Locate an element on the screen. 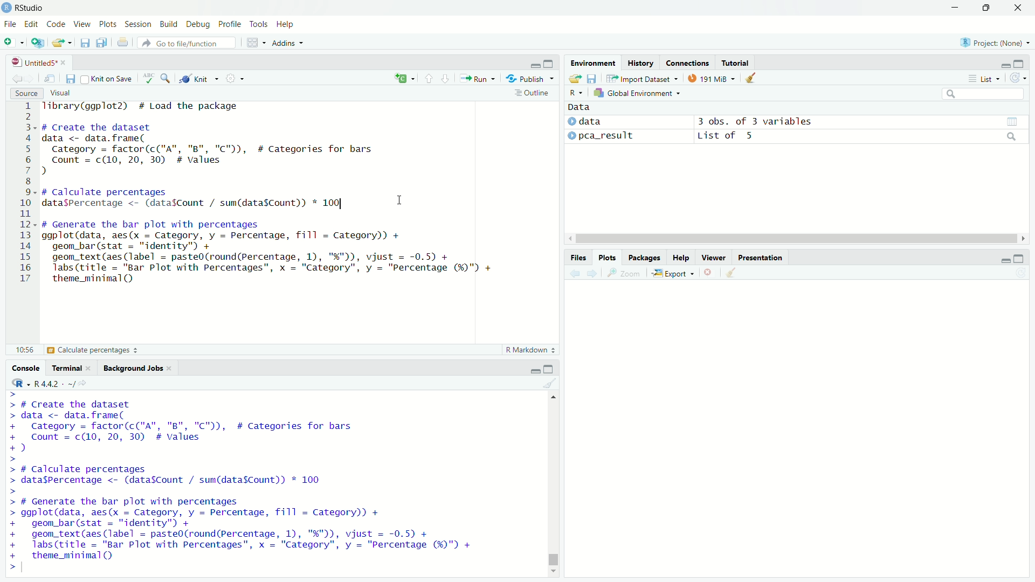  Files is located at coordinates (578, 258).